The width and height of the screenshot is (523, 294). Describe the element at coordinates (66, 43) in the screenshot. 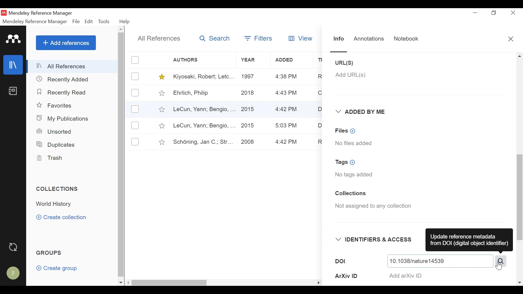

I see `Add References` at that location.